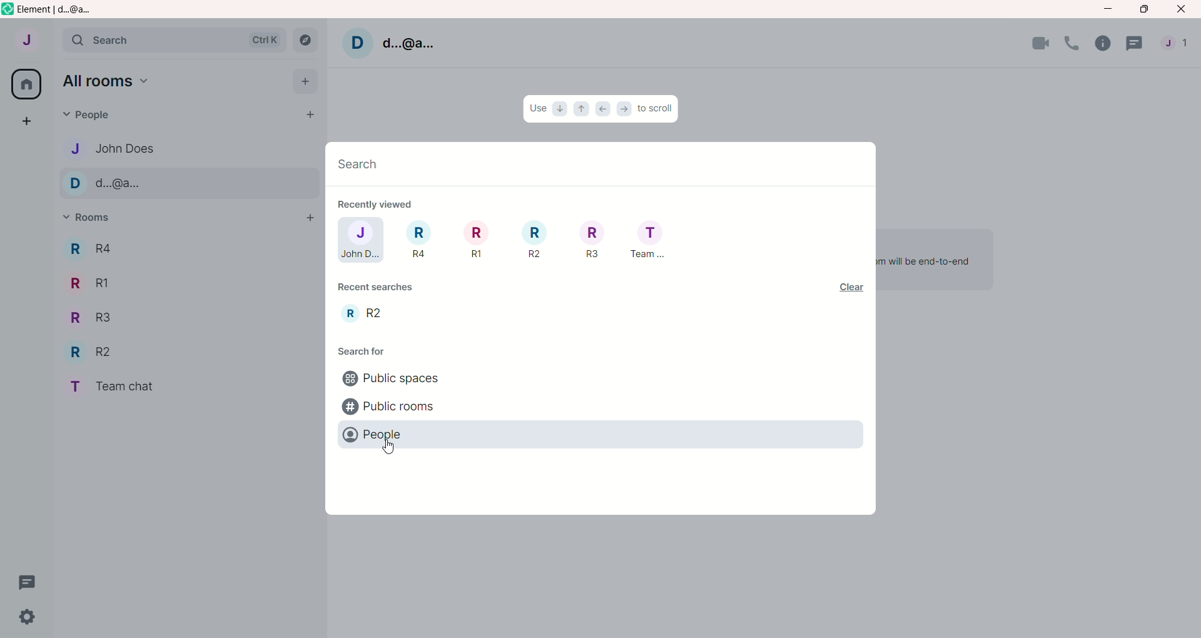  Describe the element at coordinates (1143, 9) in the screenshot. I see `maximize` at that location.